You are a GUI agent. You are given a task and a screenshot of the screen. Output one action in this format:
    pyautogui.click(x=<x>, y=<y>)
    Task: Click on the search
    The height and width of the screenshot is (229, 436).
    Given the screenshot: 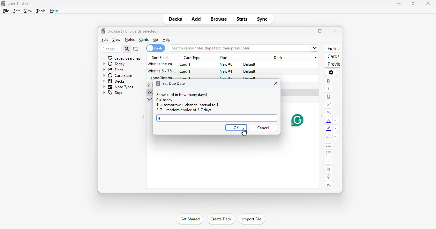 What is the action you would take?
    pyautogui.click(x=127, y=49)
    